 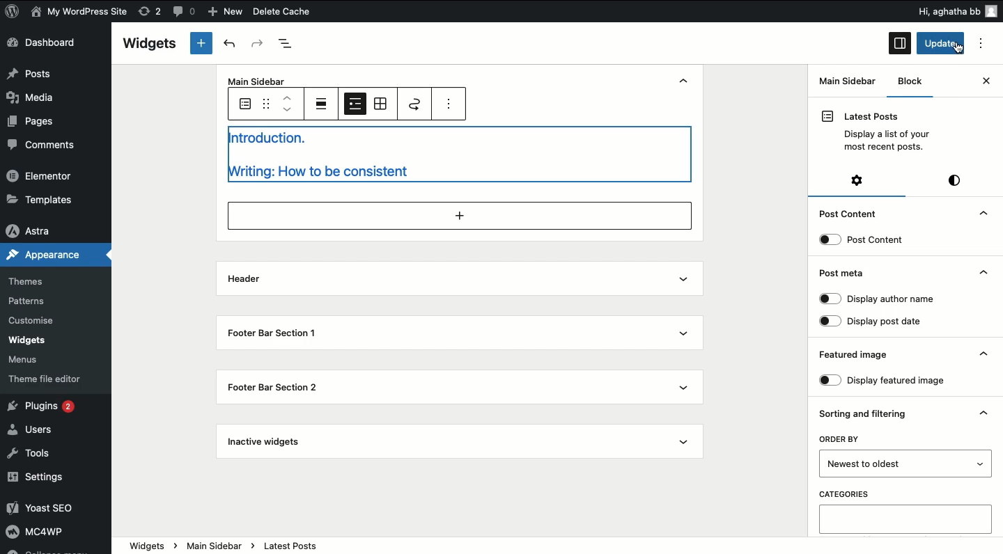 I want to click on Featured image, so click(x=850, y=356).